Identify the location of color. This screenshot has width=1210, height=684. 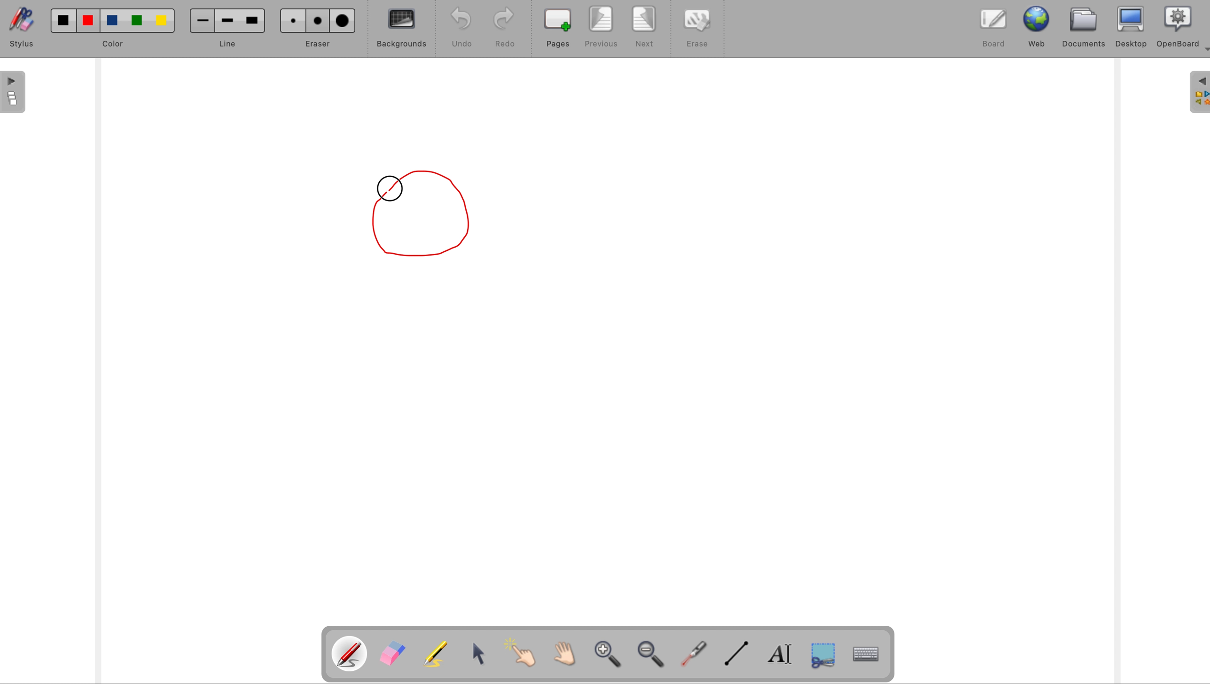
(115, 29).